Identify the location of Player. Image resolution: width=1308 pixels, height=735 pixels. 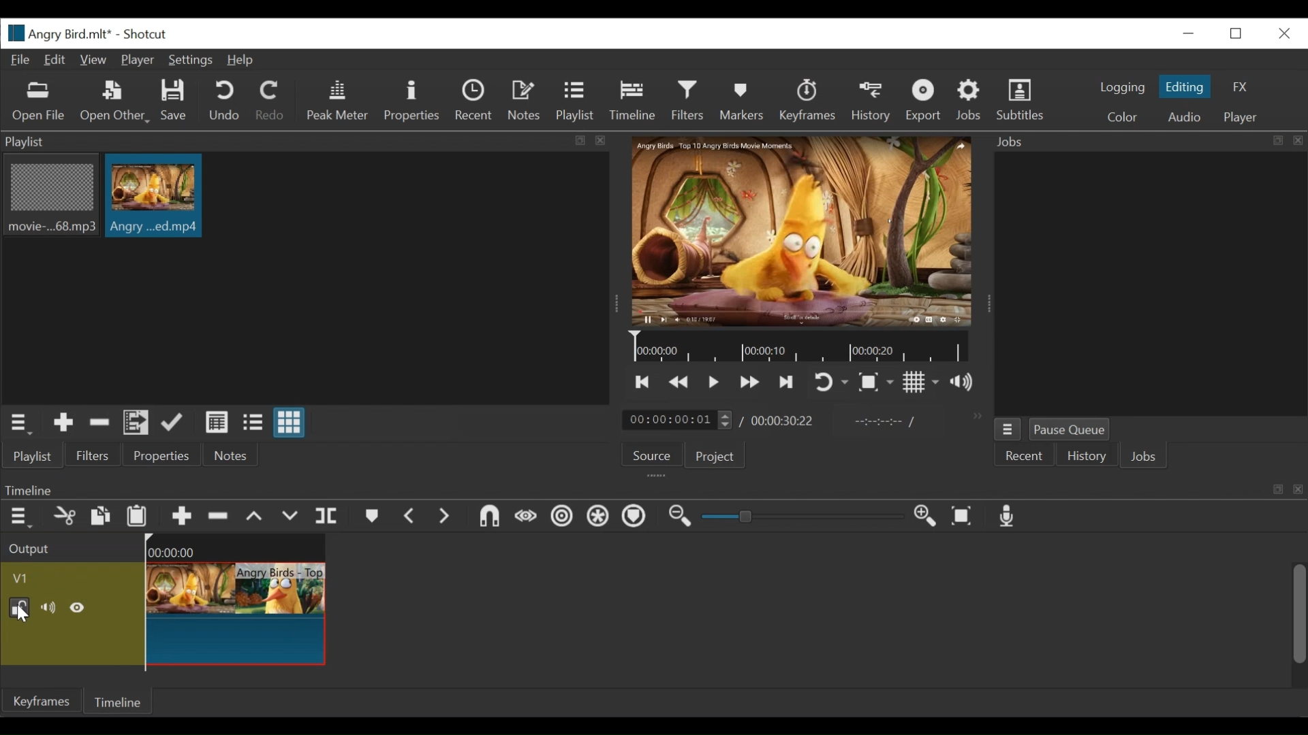
(1240, 118).